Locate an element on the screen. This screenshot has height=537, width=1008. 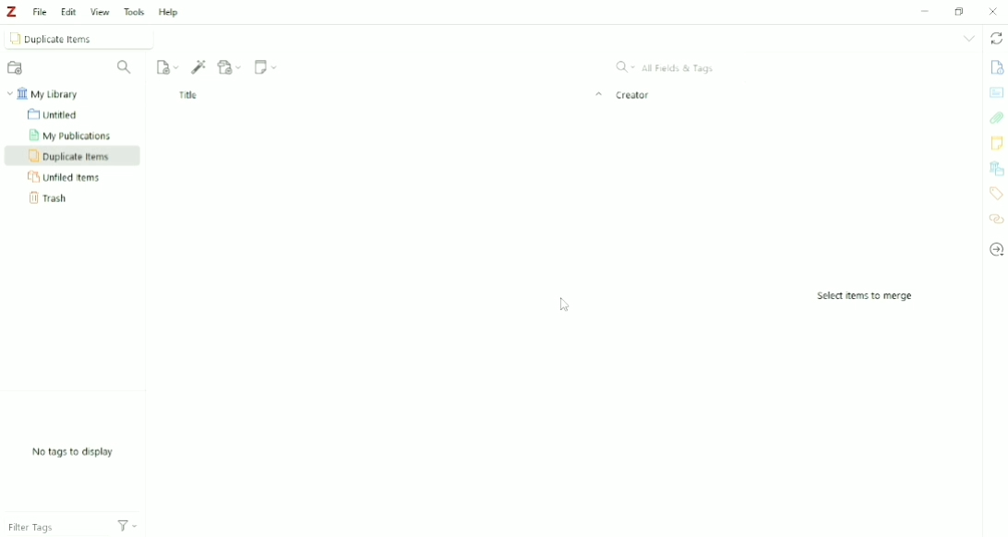
Related is located at coordinates (995, 220).